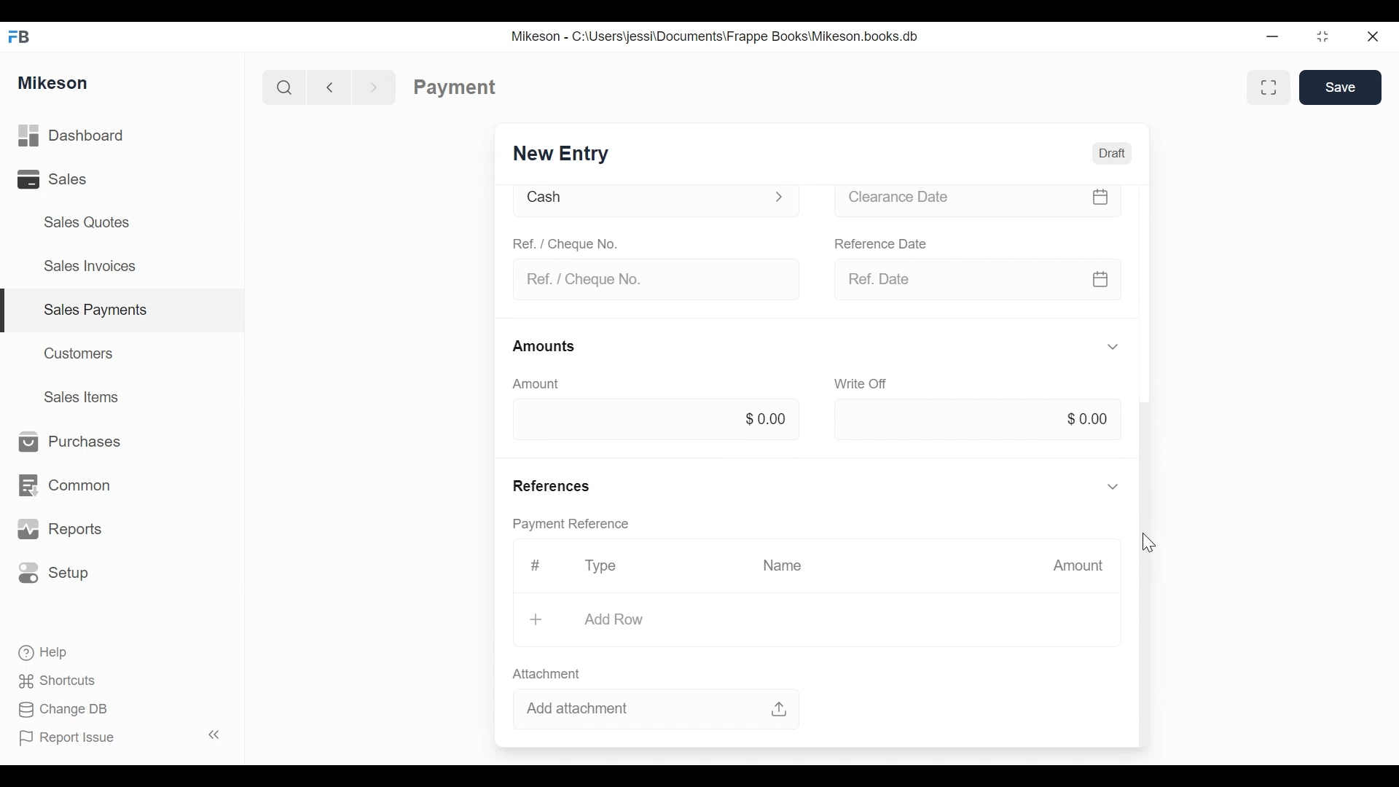  I want to click on reference date, so click(885, 246).